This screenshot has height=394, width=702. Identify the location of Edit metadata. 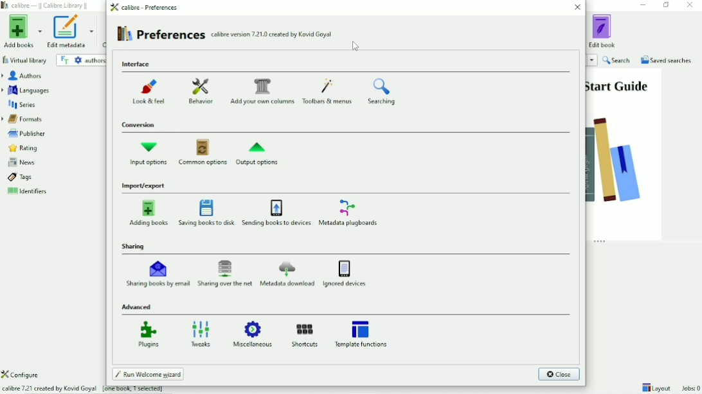
(71, 33).